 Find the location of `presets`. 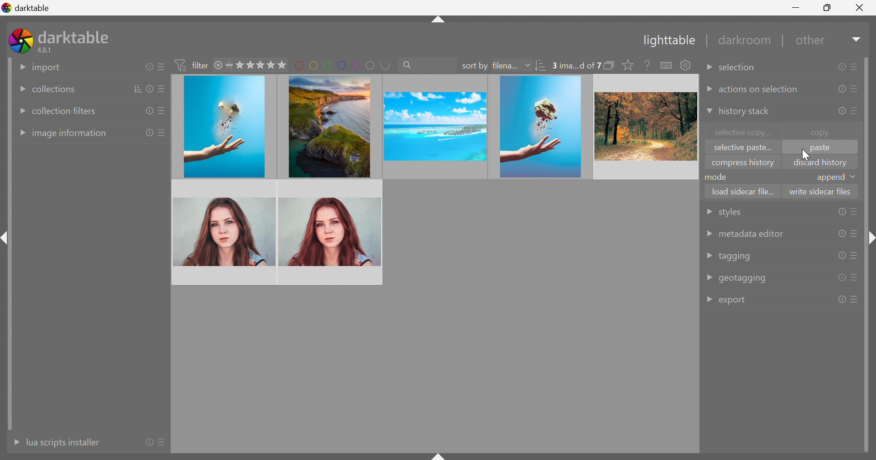

presets is located at coordinates (161, 67).